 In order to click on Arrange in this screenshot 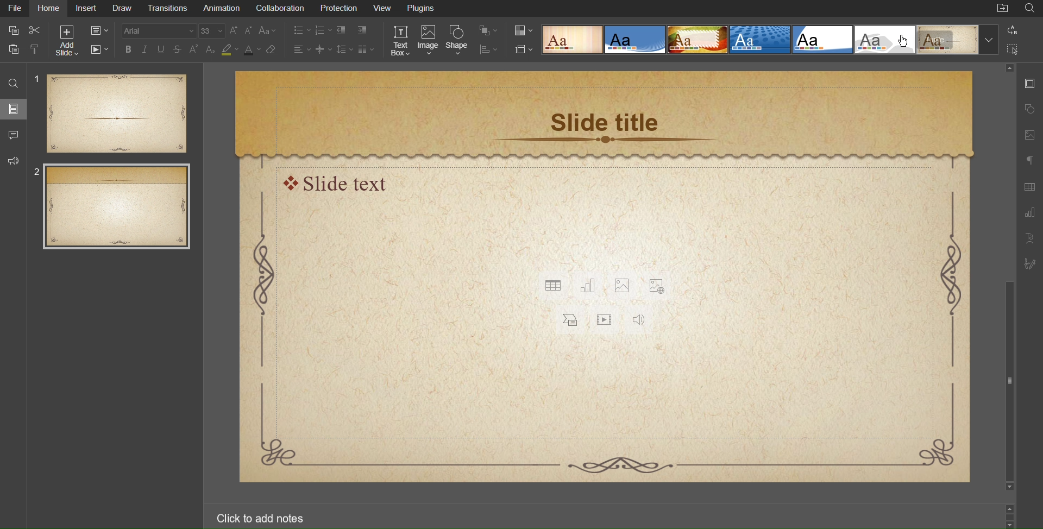, I will do `click(487, 30)`.